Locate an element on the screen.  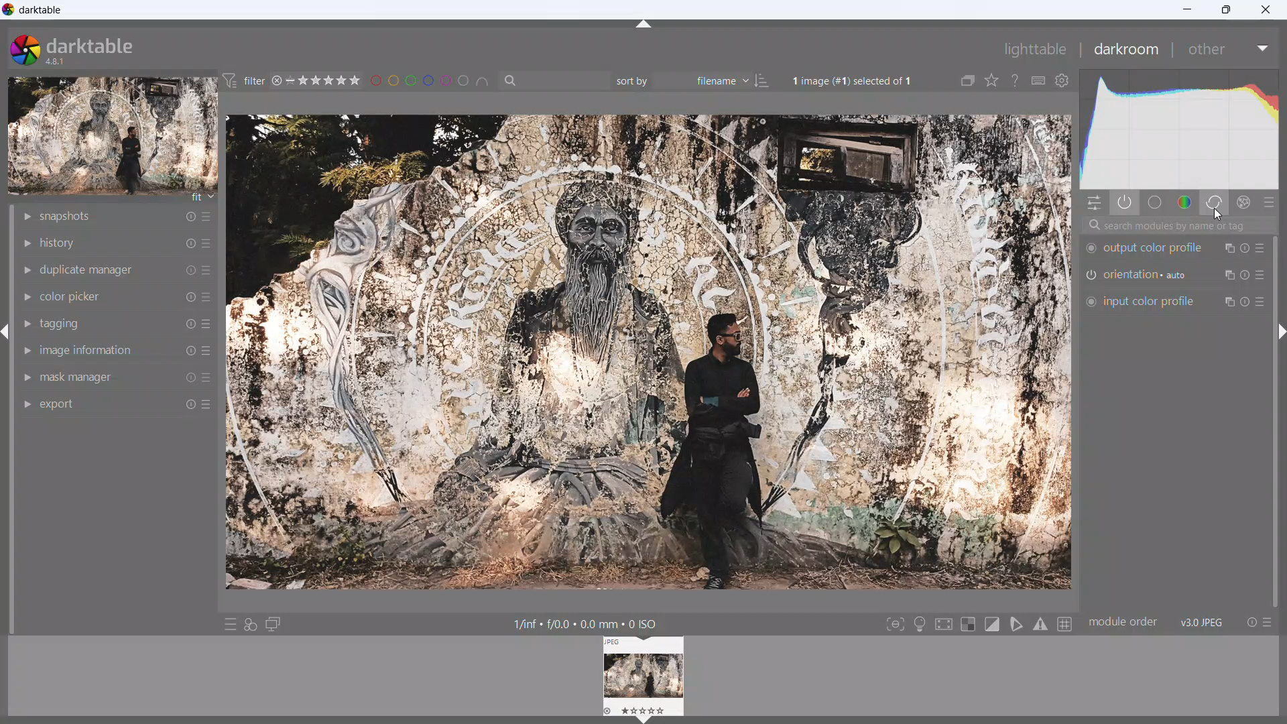
more options is located at coordinates (206, 298).